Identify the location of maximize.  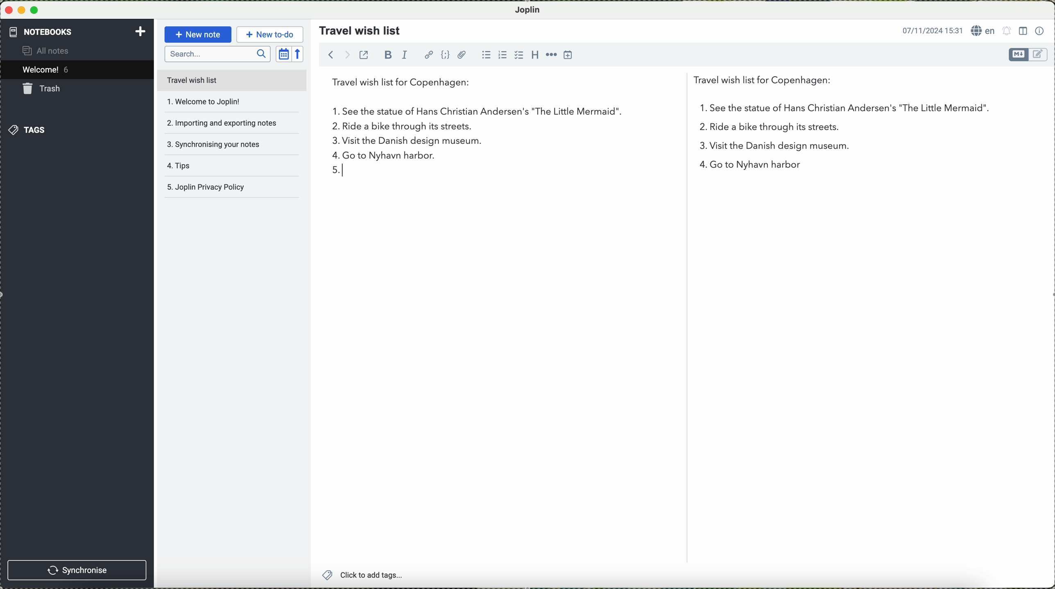
(36, 10).